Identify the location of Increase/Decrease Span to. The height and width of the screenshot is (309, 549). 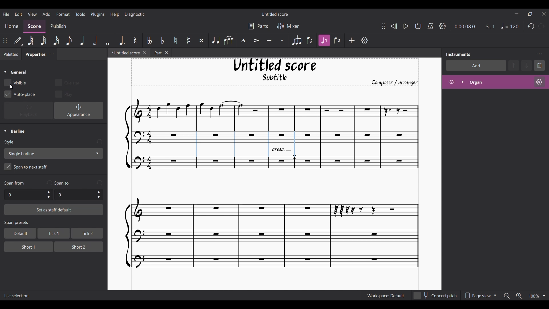
(99, 195).